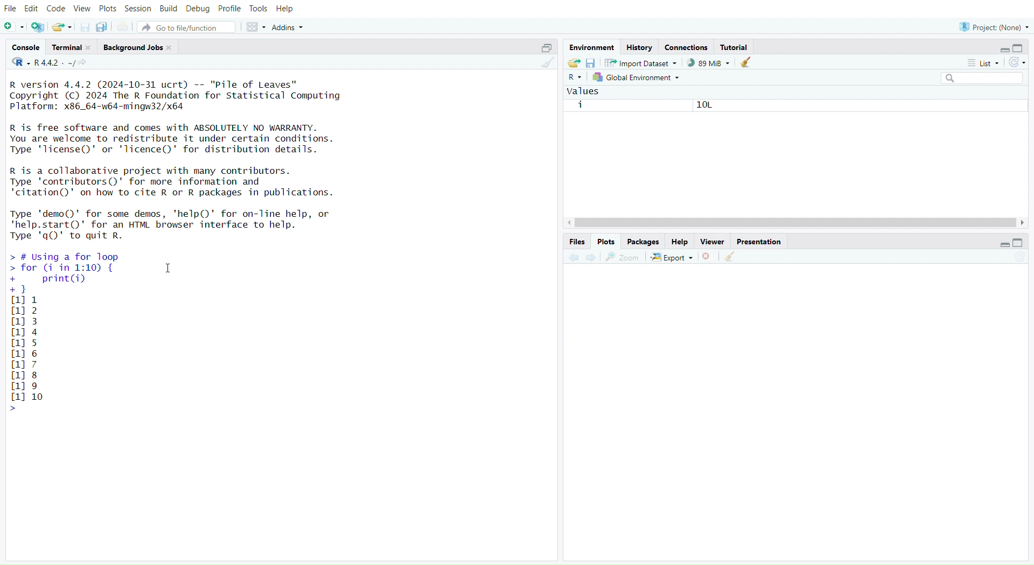 This screenshot has height=565, width=1034. I want to click on create a project, so click(38, 27).